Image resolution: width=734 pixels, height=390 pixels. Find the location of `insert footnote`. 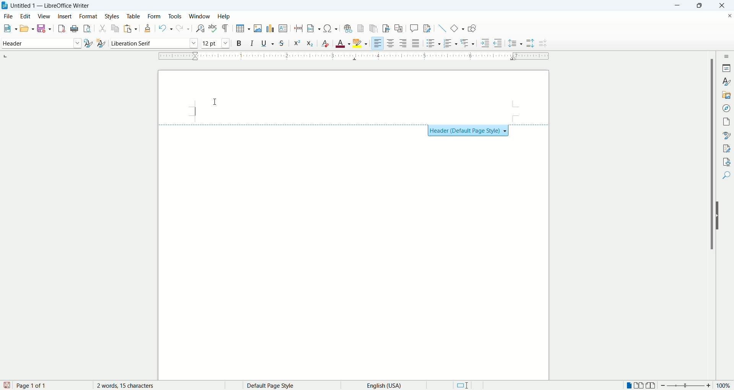

insert footnote is located at coordinates (349, 29).